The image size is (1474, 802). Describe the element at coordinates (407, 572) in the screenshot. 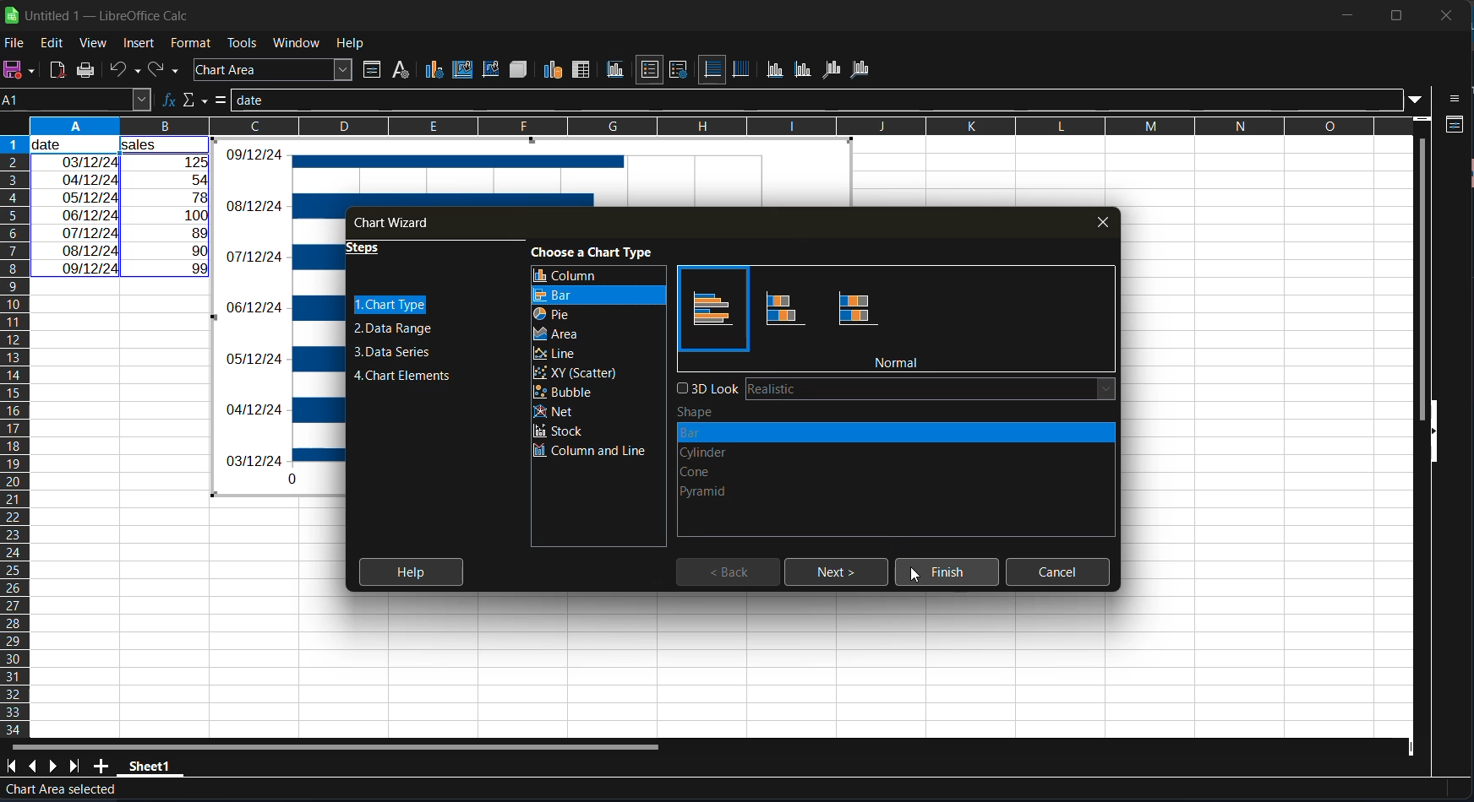

I see `help` at that location.